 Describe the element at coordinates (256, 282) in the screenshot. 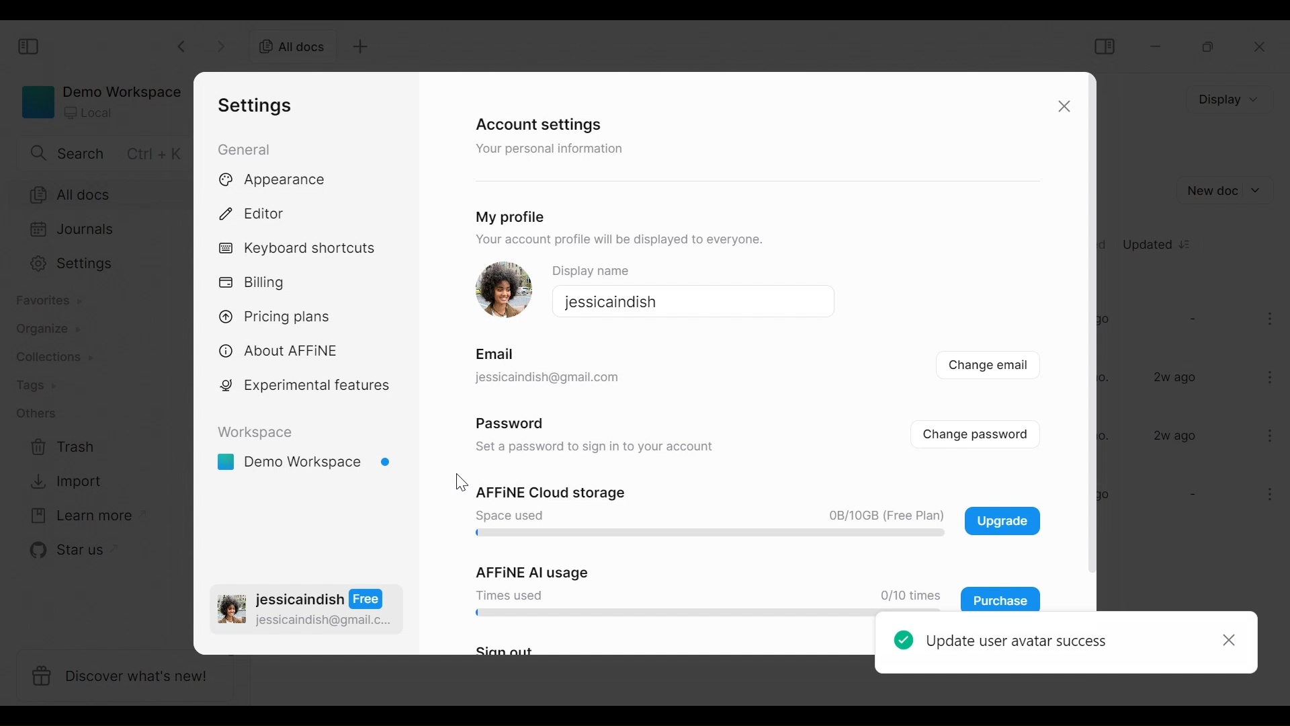

I see `Billings` at that location.